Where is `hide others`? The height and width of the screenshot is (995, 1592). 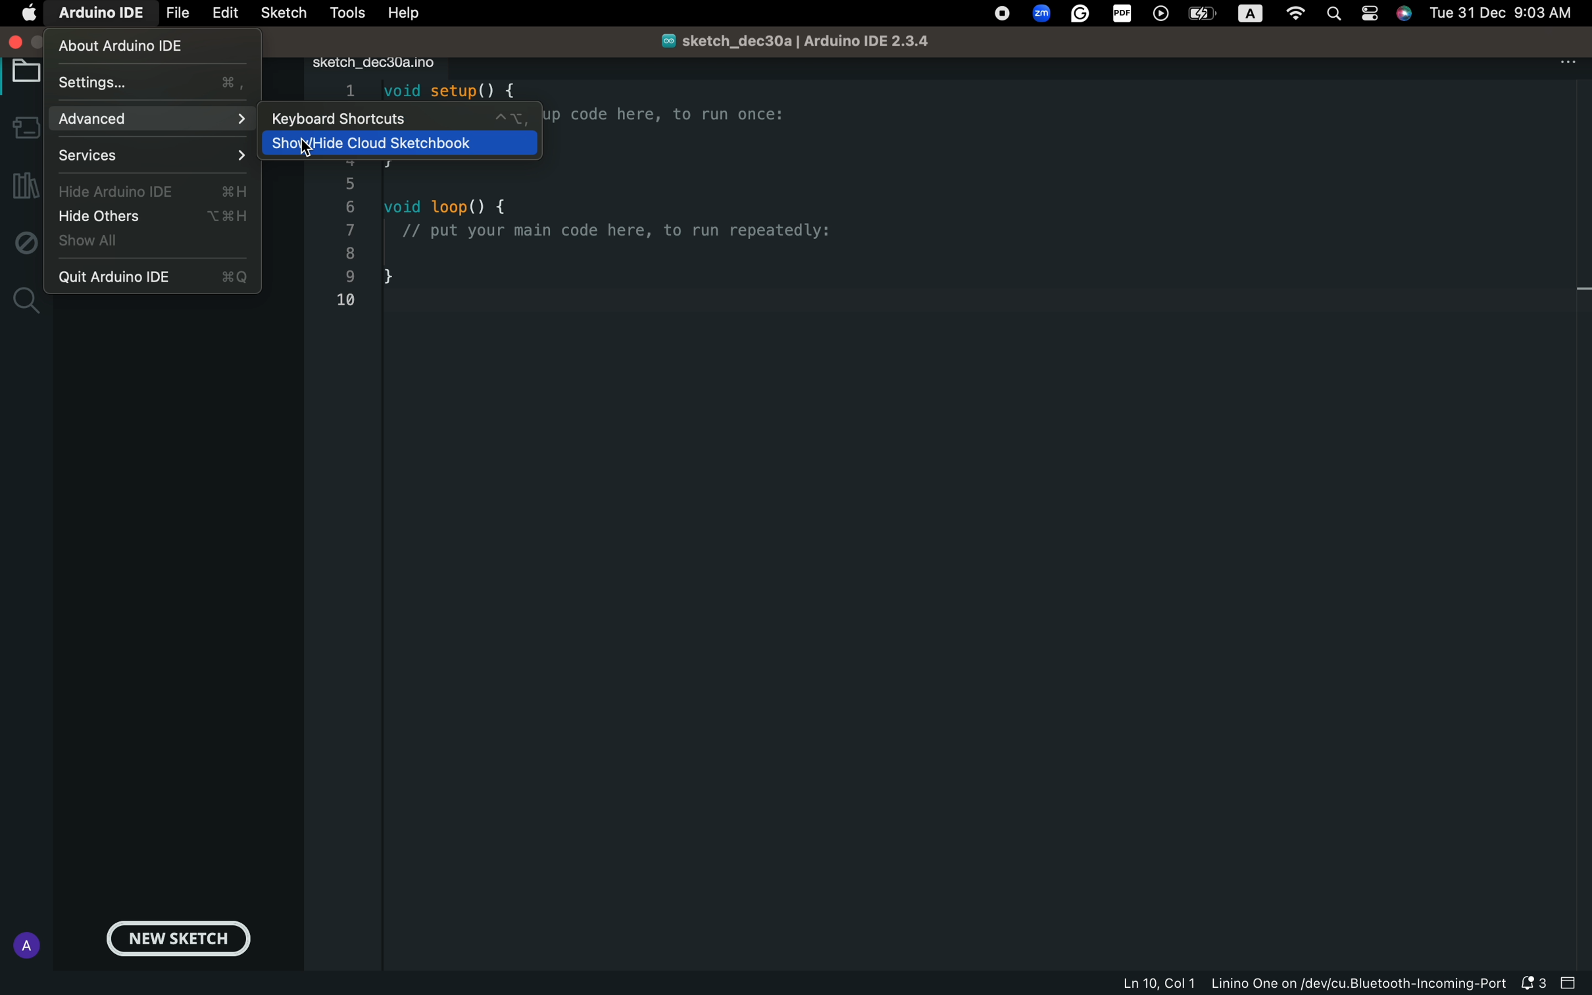
hide others is located at coordinates (153, 218).